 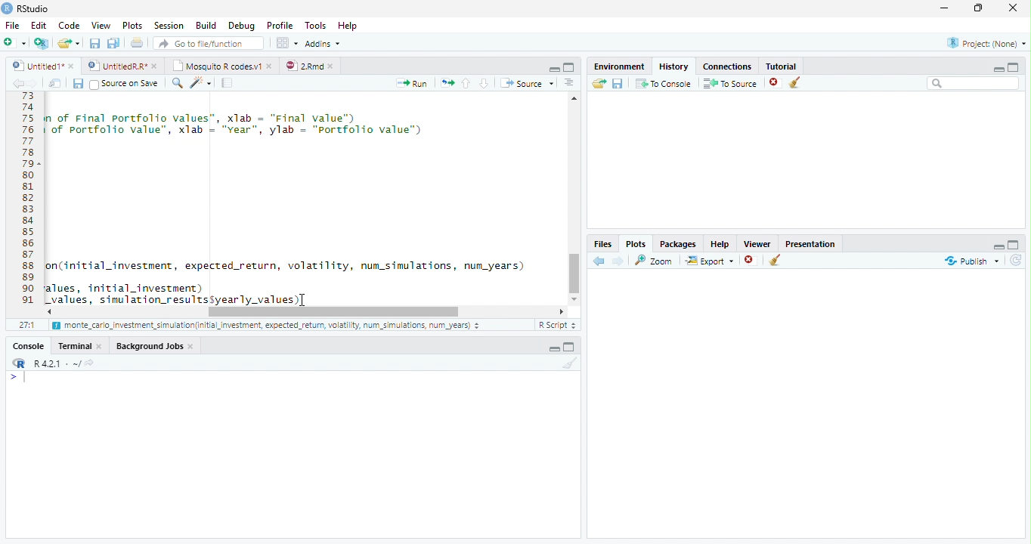 I want to click on Full Height, so click(x=1014, y=66).